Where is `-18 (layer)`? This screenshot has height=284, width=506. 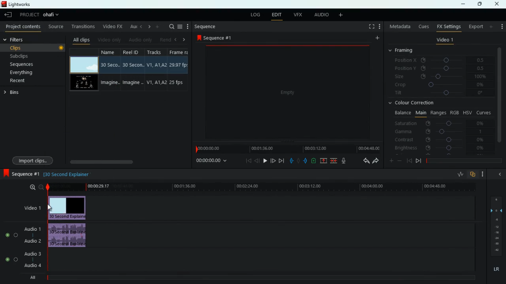
-18 (layer) is located at coordinates (497, 233).